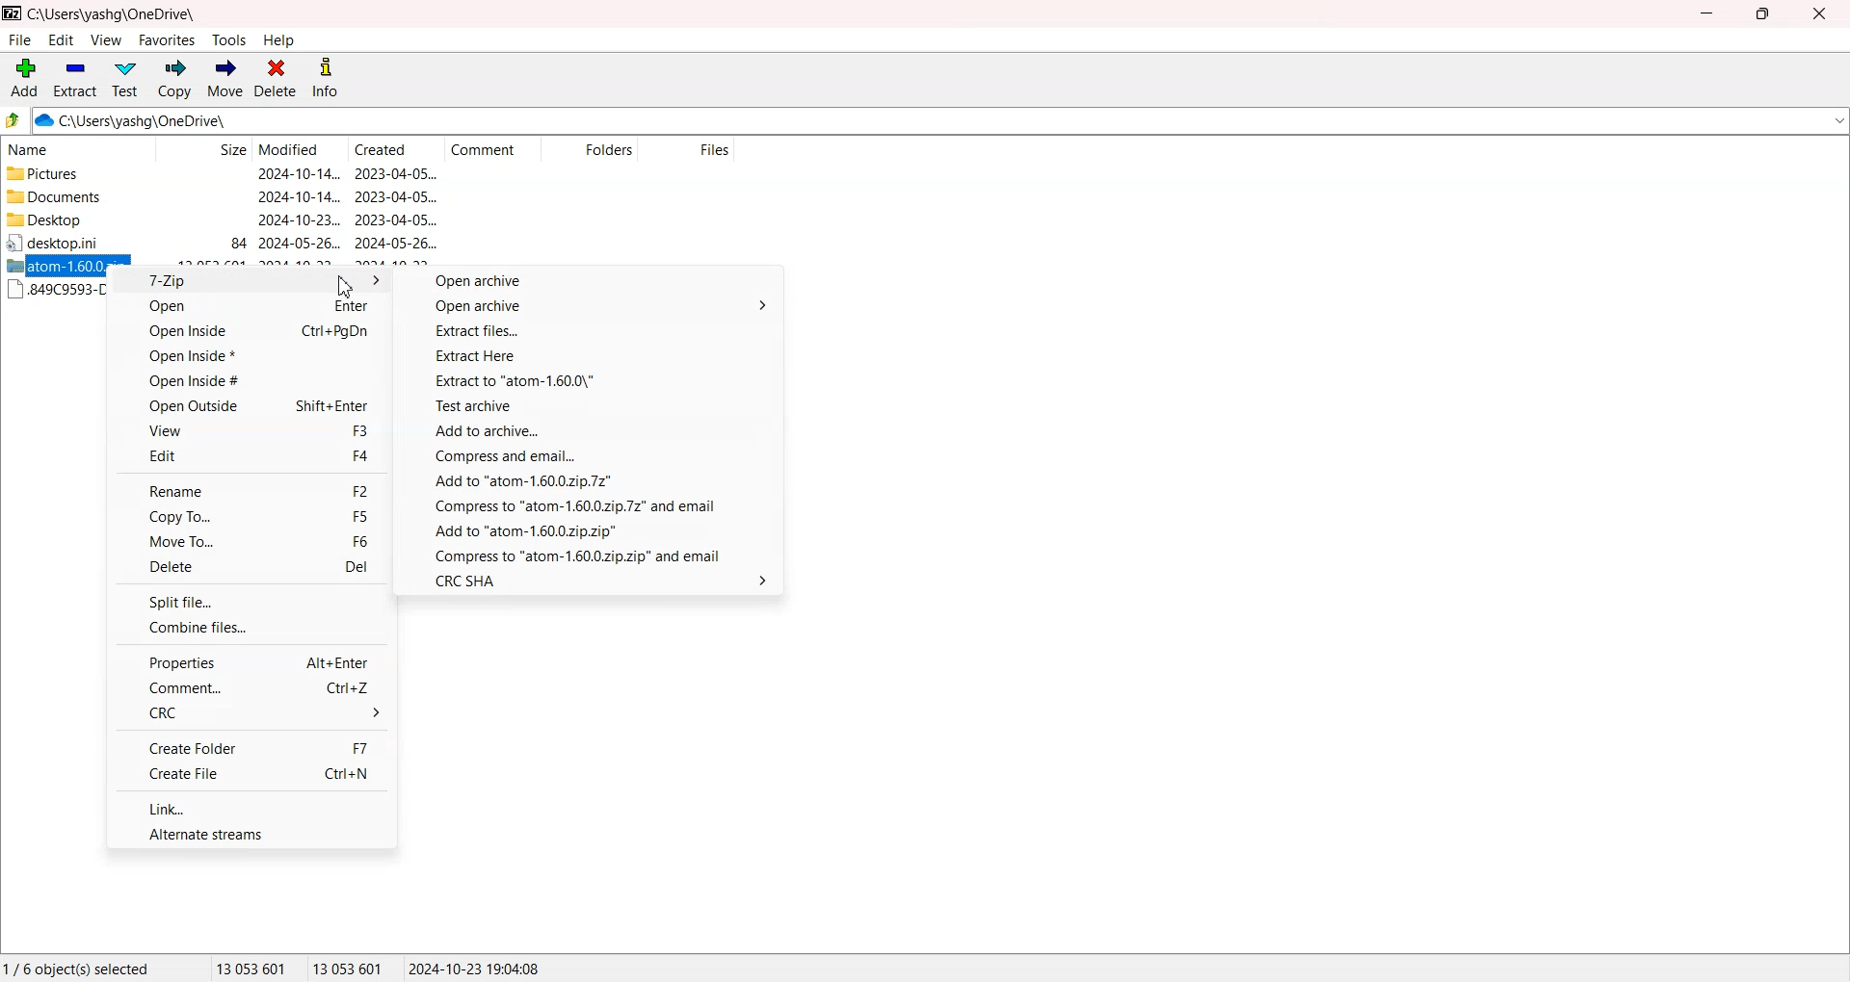 This screenshot has height=982, width=1850. What do you see at coordinates (250, 516) in the screenshot?
I see `Copy To` at bounding box center [250, 516].